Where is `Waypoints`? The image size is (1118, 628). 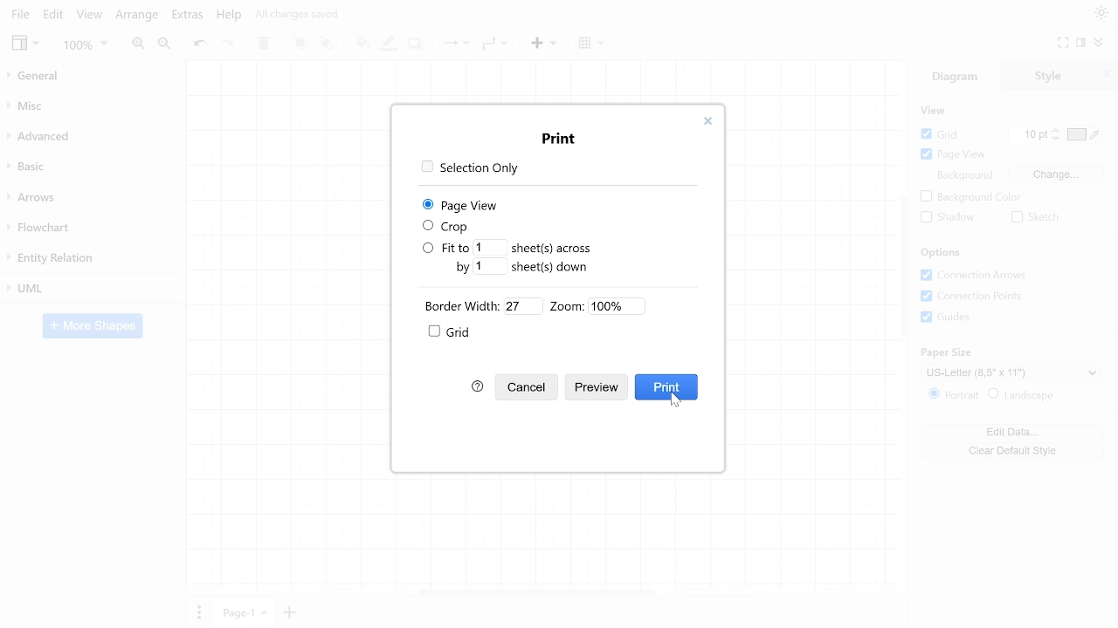 Waypoints is located at coordinates (495, 44).